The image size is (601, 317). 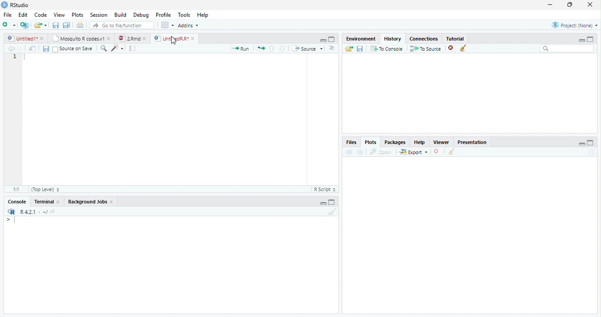 What do you see at coordinates (22, 15) in the screenshot?
I see `Edit` at bounding box center [22, 15].